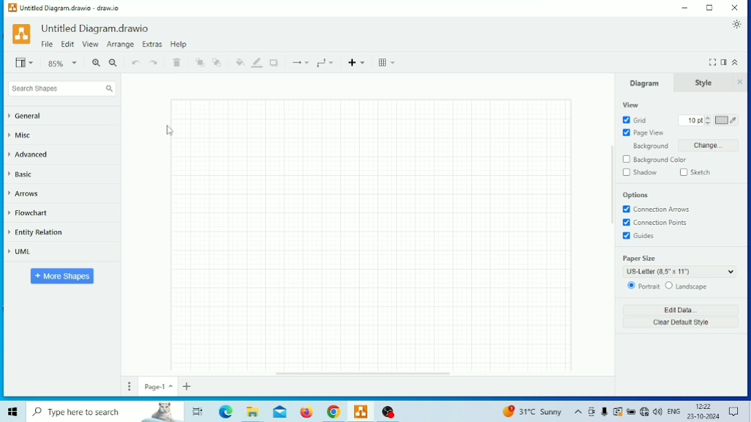 This screenshot has height=422, width=751. Describe the element at coordinates (61, 88) in the screenshot. I see `Search shapes` at that location.